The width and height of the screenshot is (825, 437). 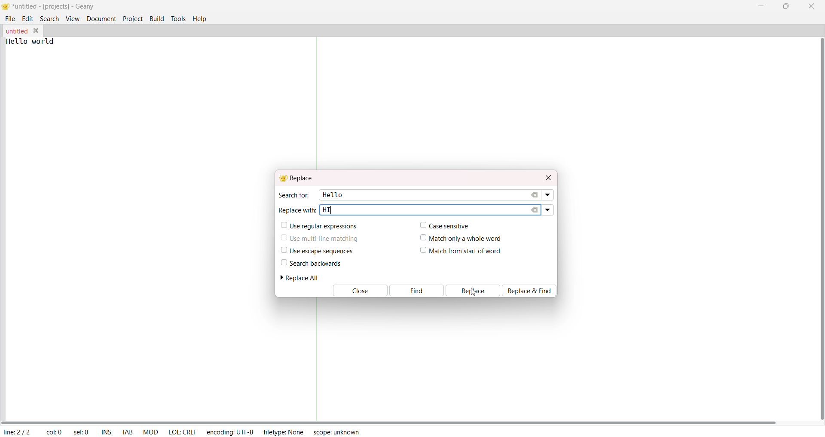 I want to click on tools, so click(x=179, y=18).